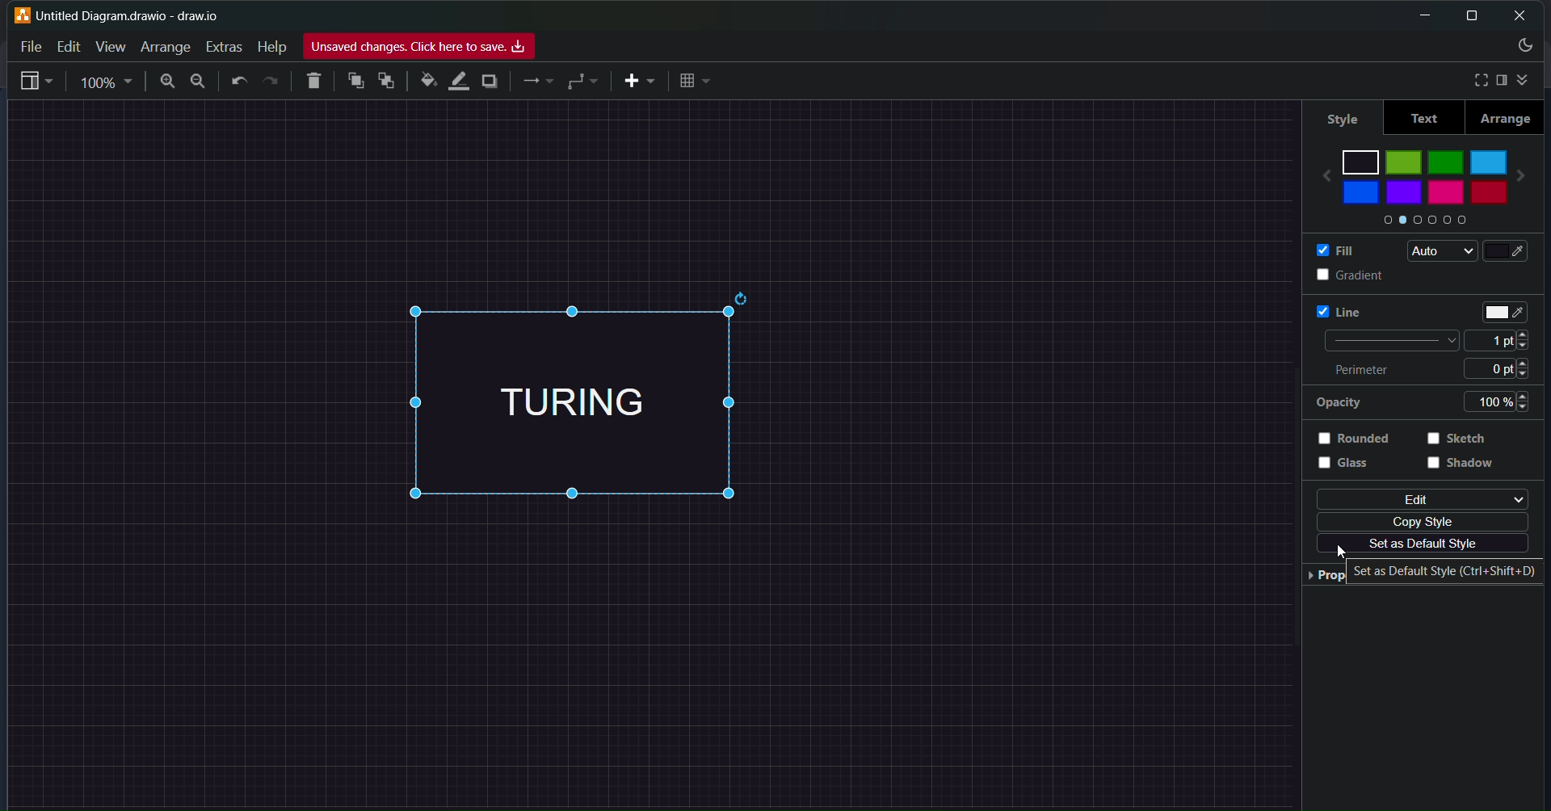 Image resolution: width=1551 pixels, height=811 pixels. I want to click on sidebar, so click(36, 83).